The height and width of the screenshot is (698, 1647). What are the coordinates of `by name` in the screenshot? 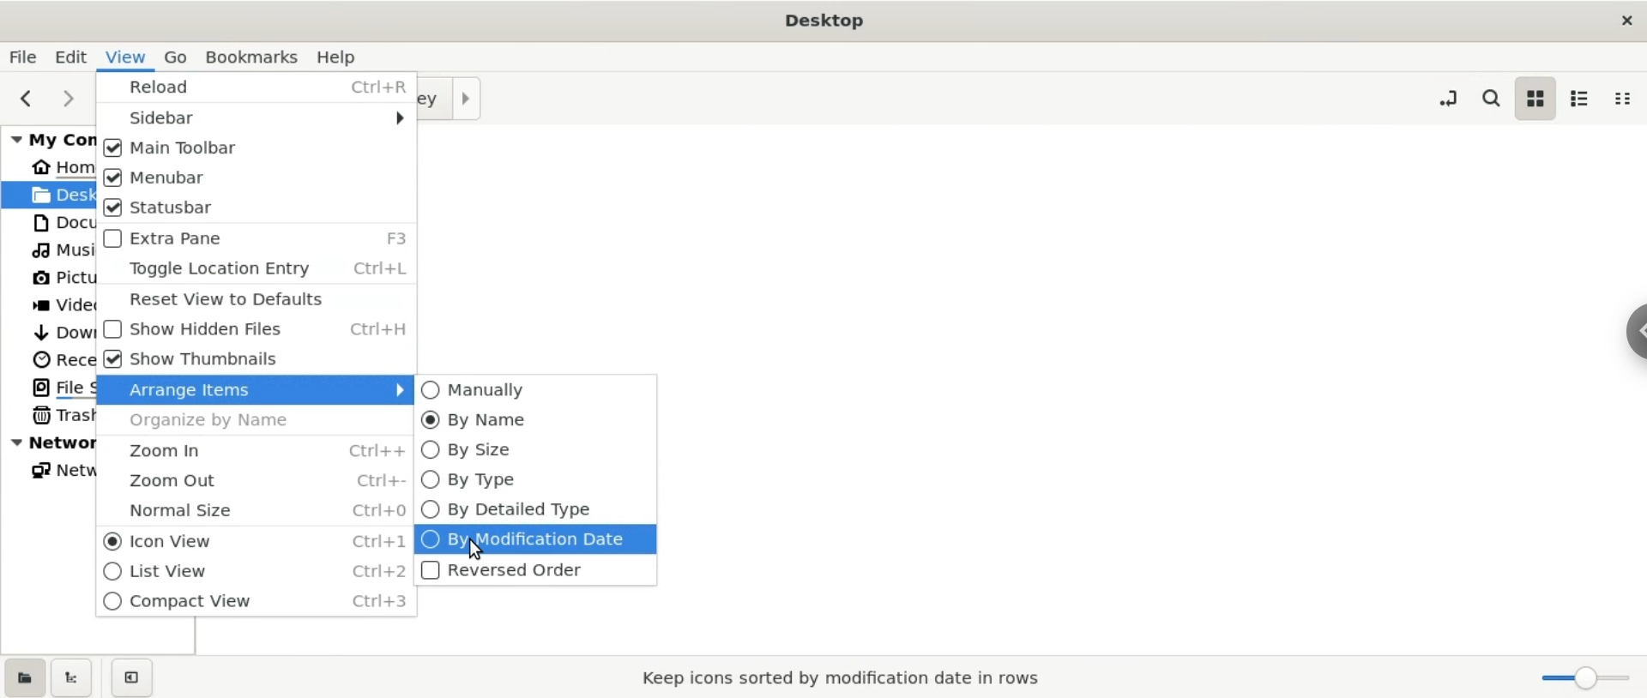 It's located at (530, 414).